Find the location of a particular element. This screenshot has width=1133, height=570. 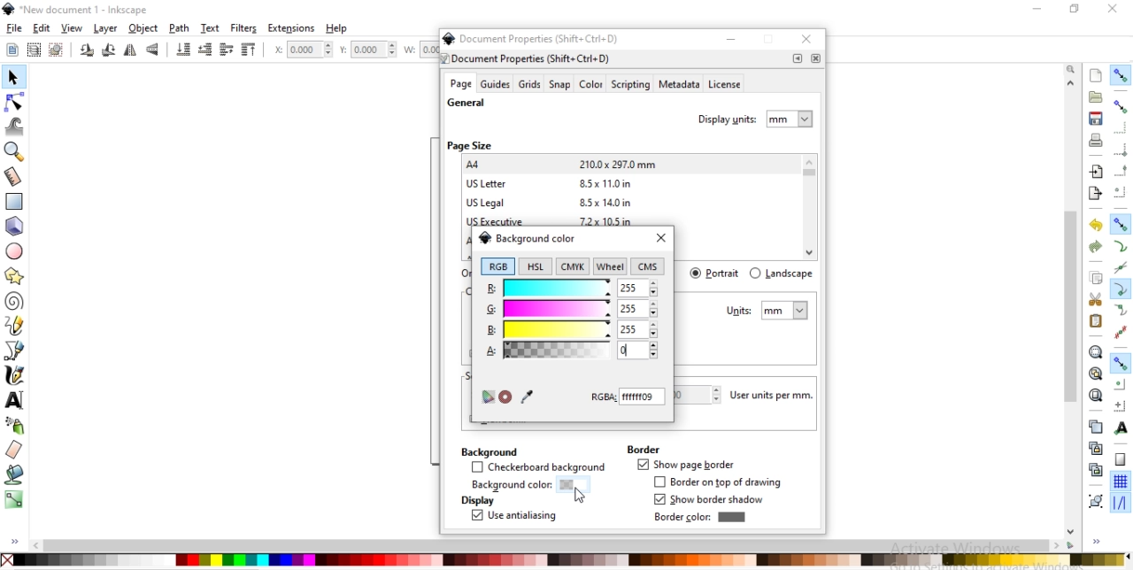

cut a selected clone is located at coordinates (1094, 472).